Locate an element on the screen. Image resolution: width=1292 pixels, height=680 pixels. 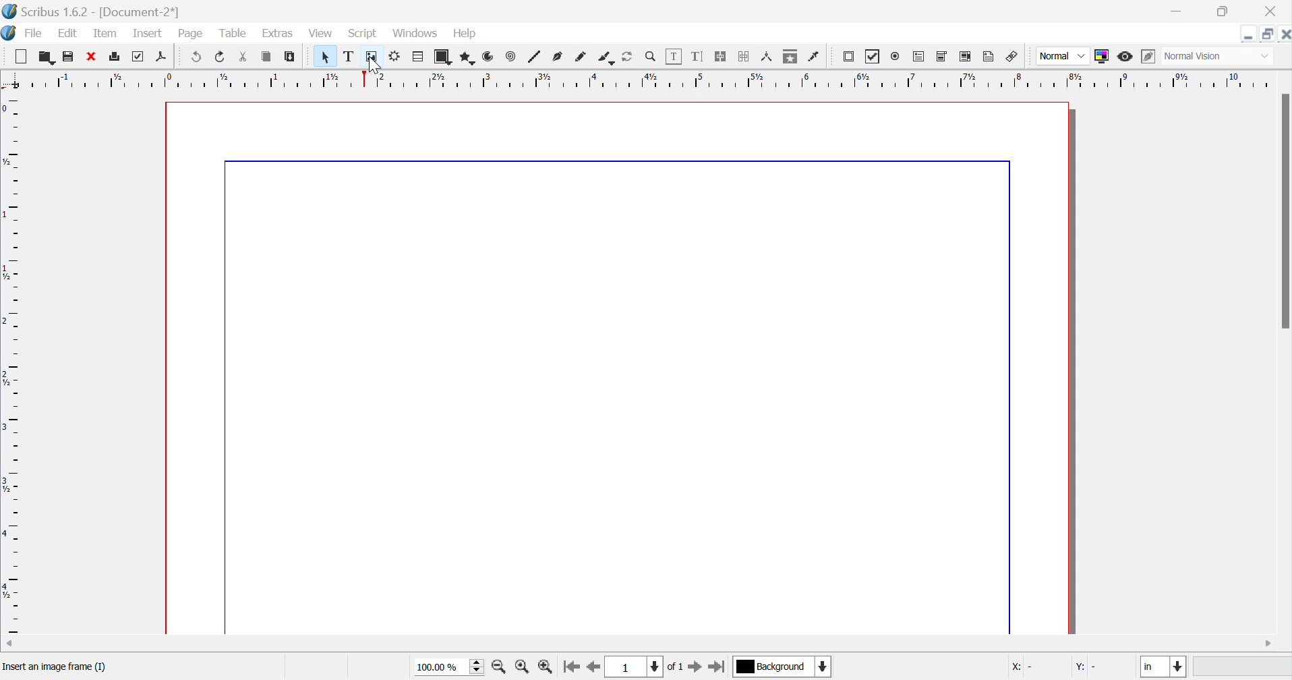
eye dropper is located at coordinates (816, 57).